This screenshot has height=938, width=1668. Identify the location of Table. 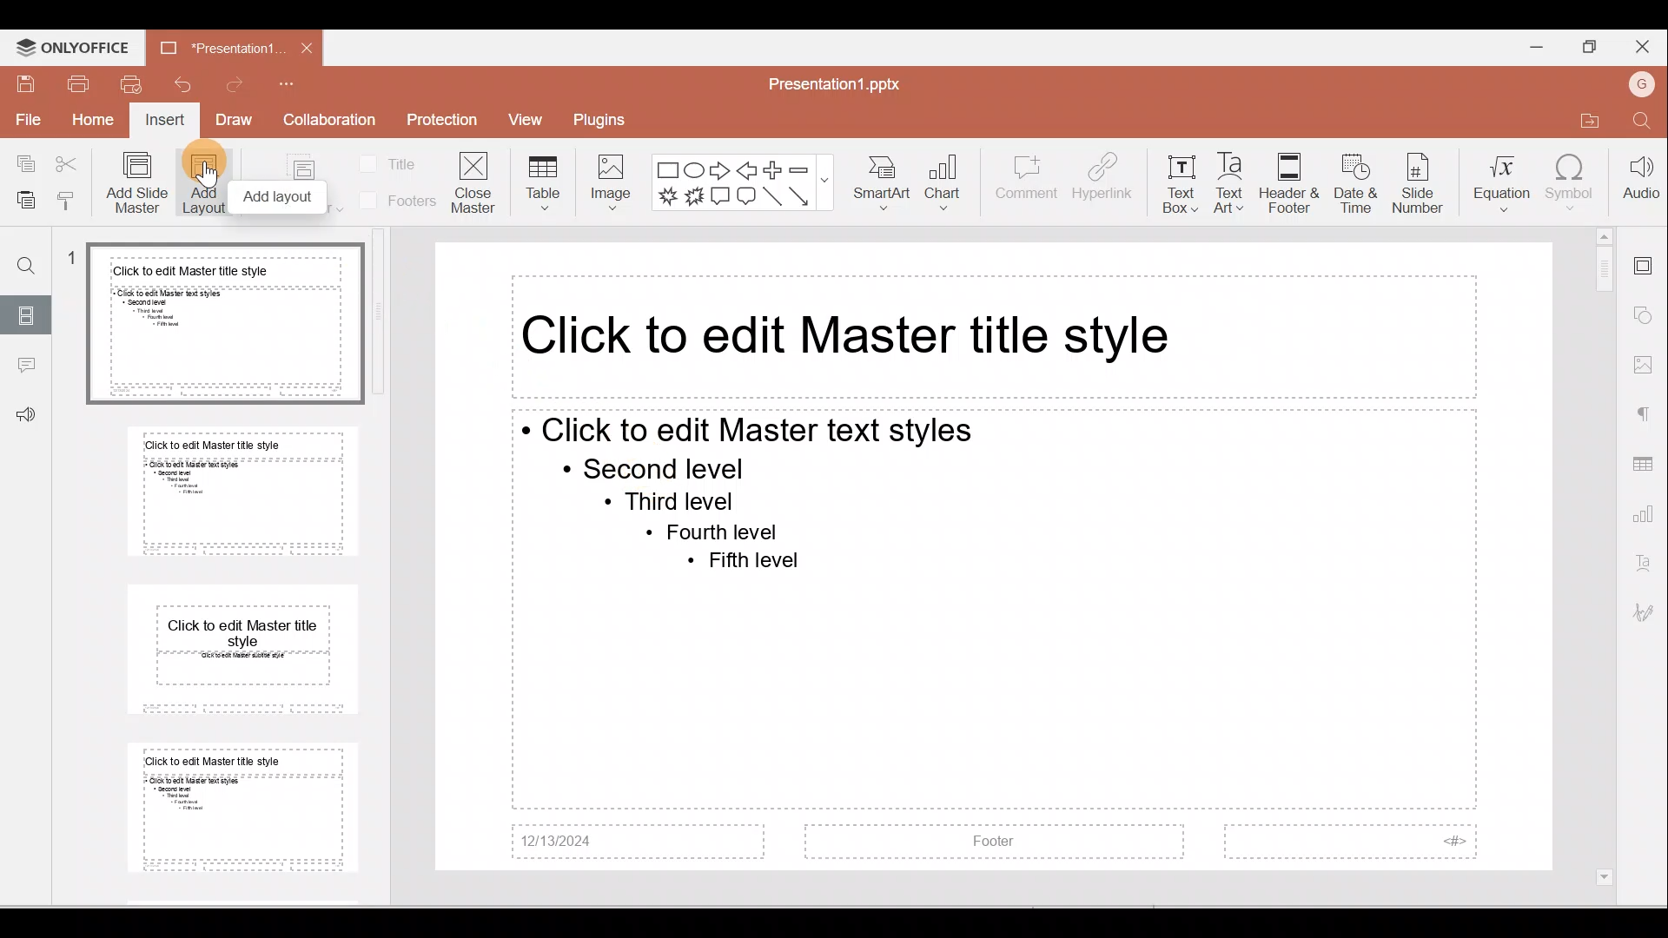
(539, 180).